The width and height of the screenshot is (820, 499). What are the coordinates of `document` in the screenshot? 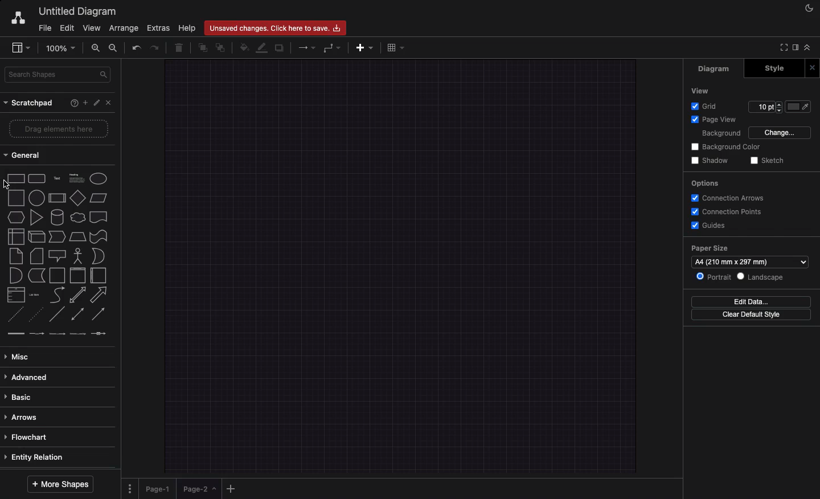 It's located at (99, 217).